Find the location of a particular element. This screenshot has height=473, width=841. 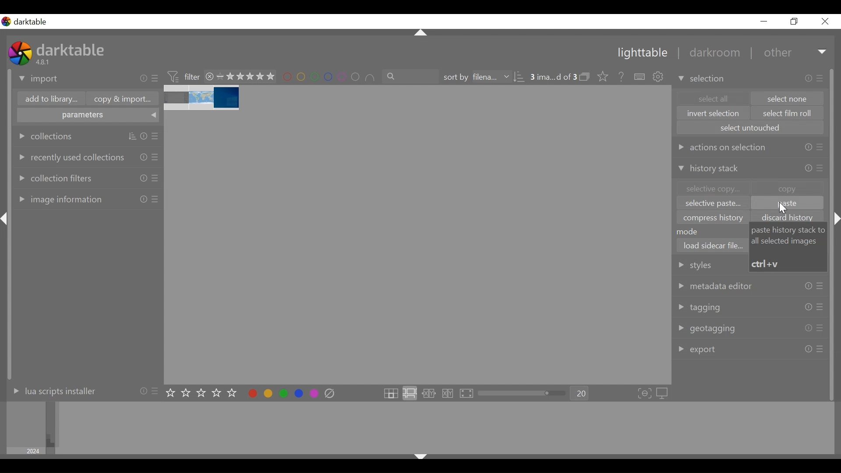

click to enter zoomable lighttable layout is located at coordinates (409, 394).